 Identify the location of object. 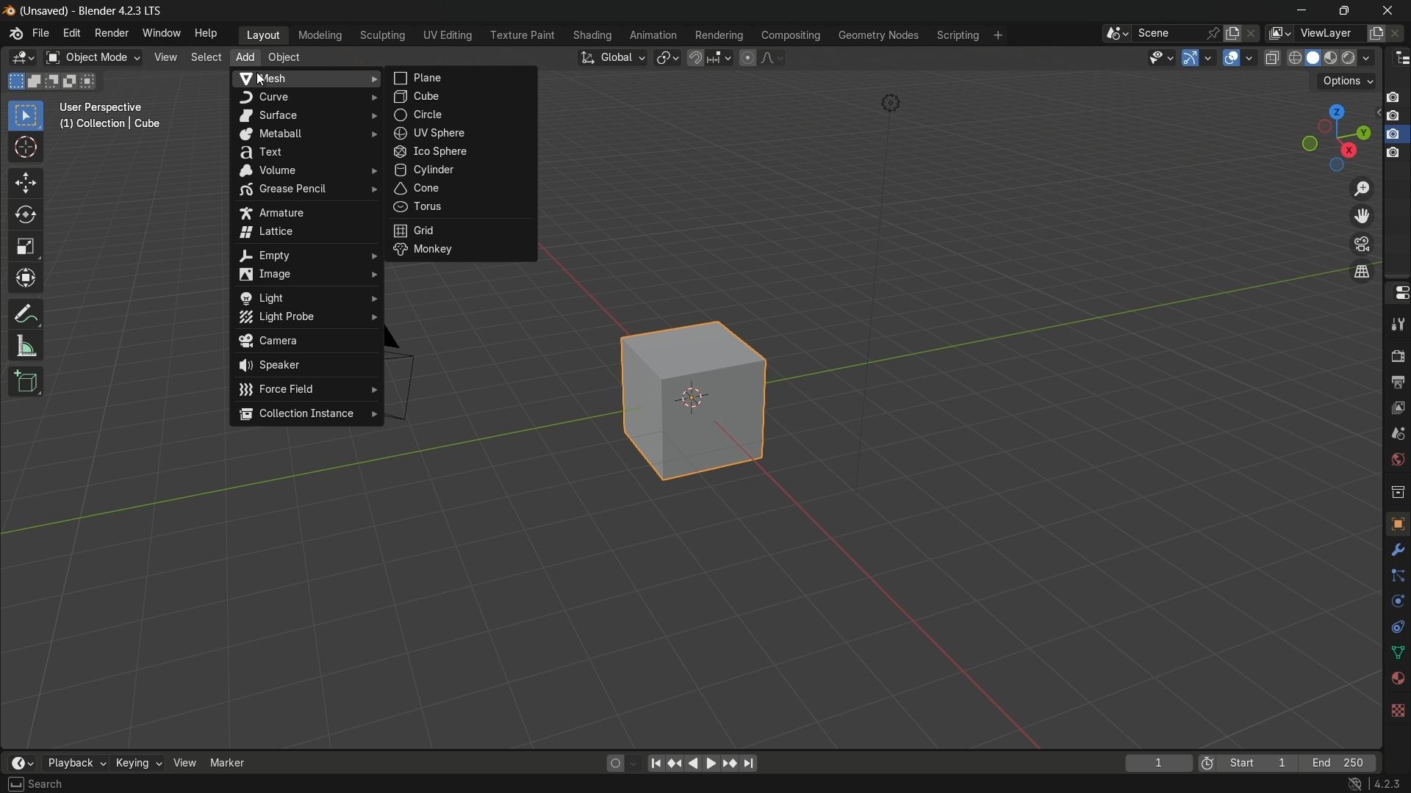
(284, 57).